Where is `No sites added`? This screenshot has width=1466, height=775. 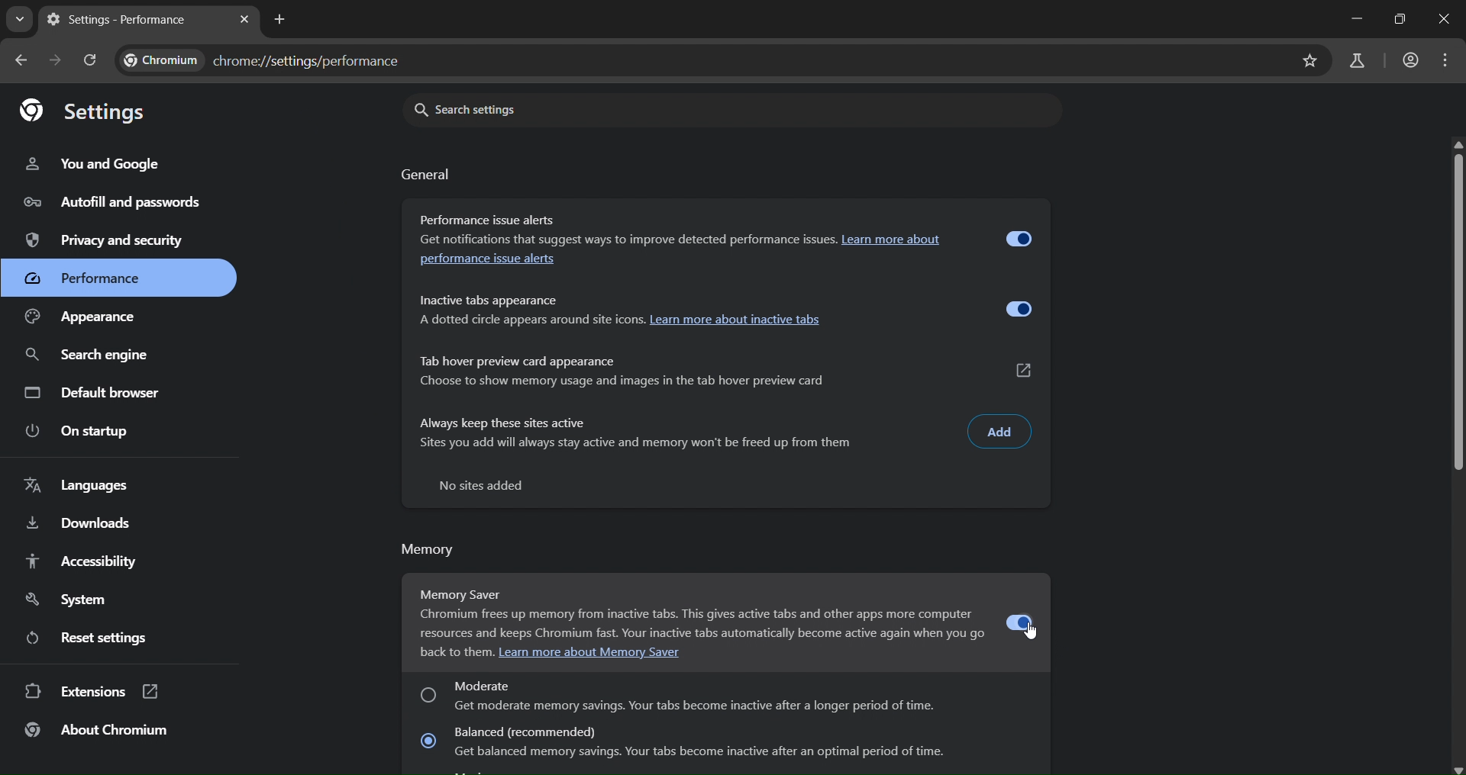
No sites added is located at coordinates (481, 487).